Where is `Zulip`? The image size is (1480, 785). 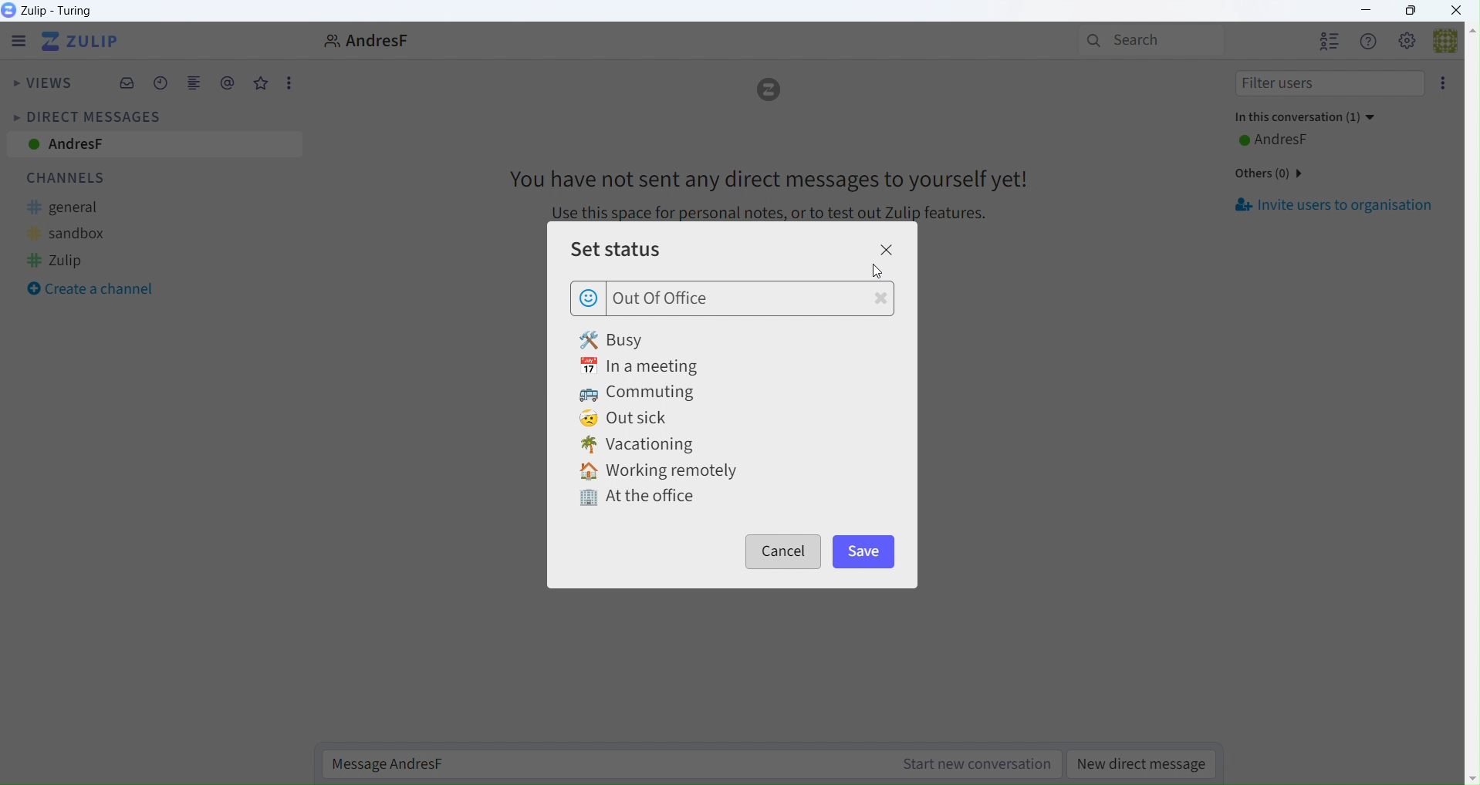
Zulip is located at coordinates (54, 11).